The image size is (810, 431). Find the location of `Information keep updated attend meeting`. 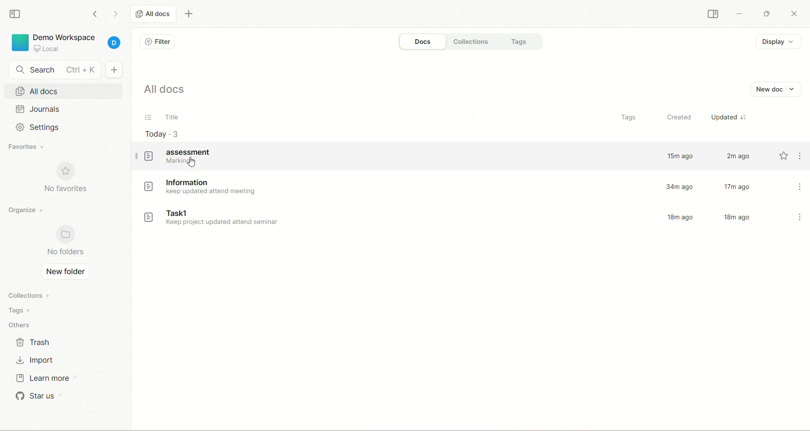

Information keep updated attend meeting is located at coordinates (200, 185).